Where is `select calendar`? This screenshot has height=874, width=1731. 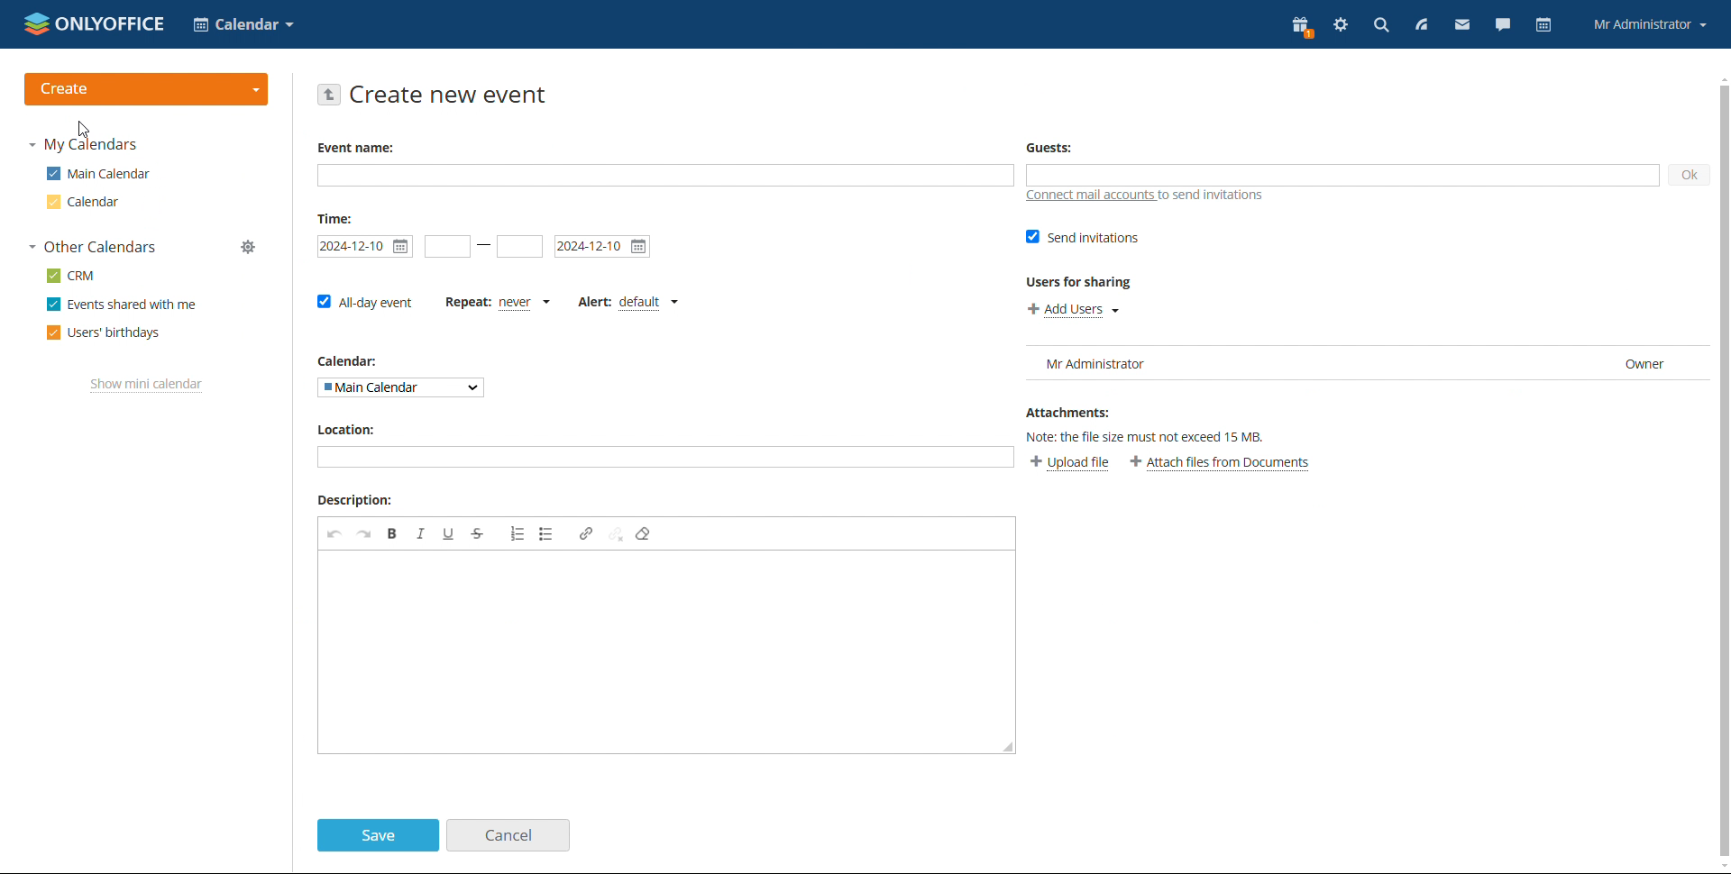 select calendar is located at coordinates (403, 387).